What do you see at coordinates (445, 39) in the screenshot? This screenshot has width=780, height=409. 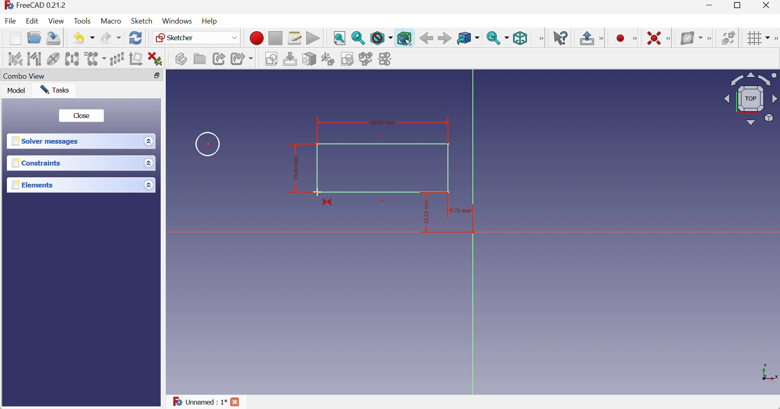 I see `Forward` at bounding box center [445, 39].